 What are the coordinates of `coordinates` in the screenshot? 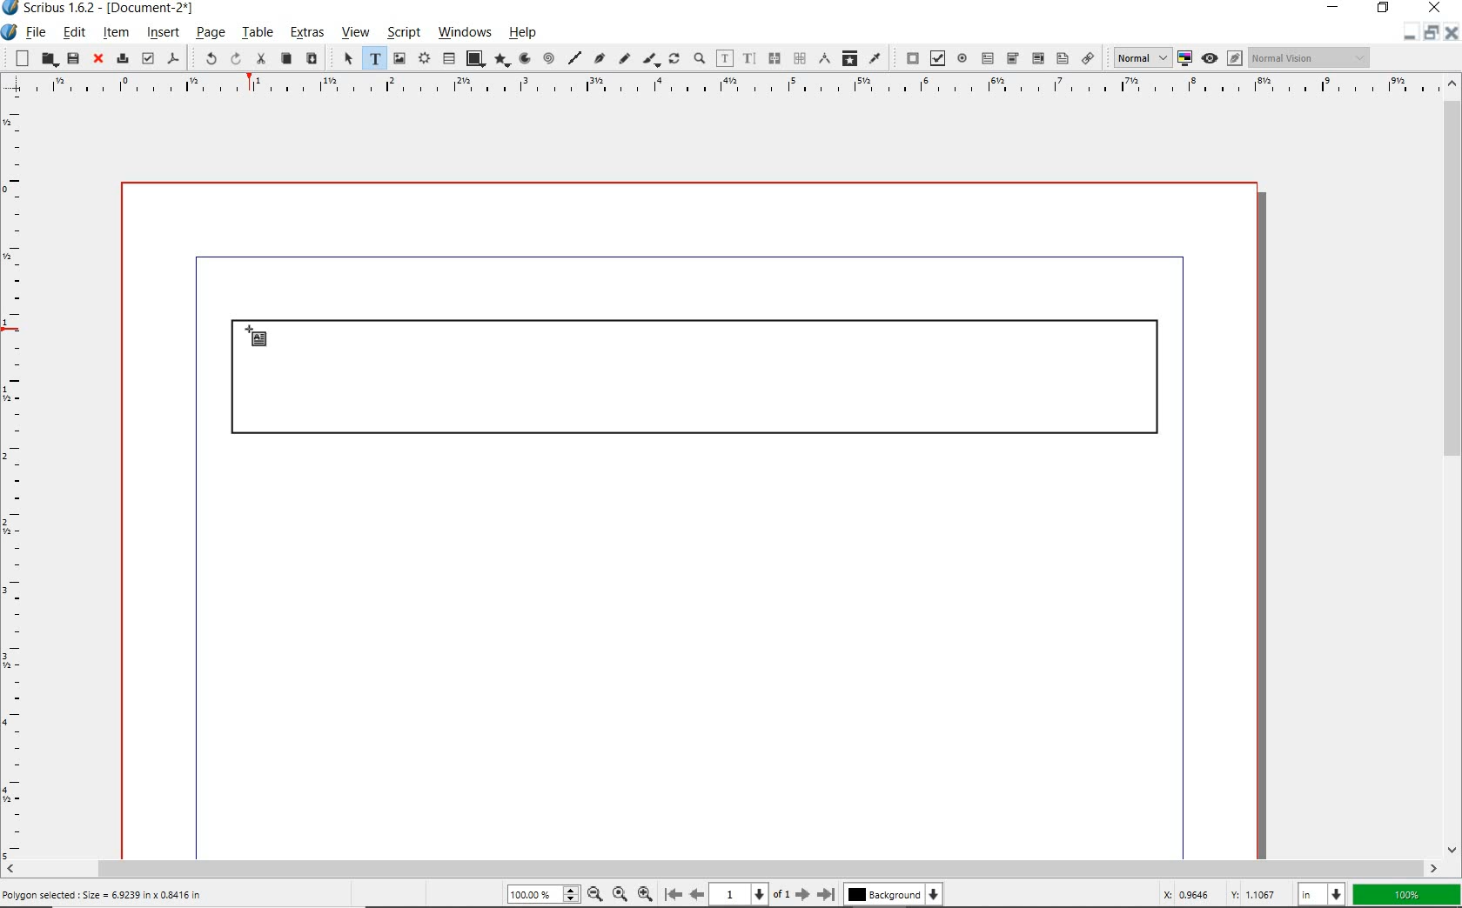 It's located at (1218, 896).